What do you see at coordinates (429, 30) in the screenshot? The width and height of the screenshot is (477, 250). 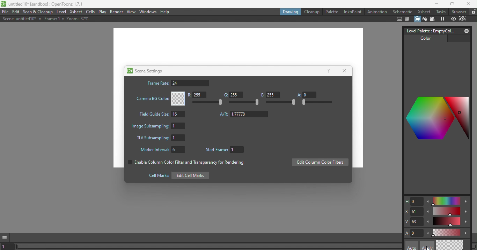 I see `Level palette` at bounding box center [429, 30].